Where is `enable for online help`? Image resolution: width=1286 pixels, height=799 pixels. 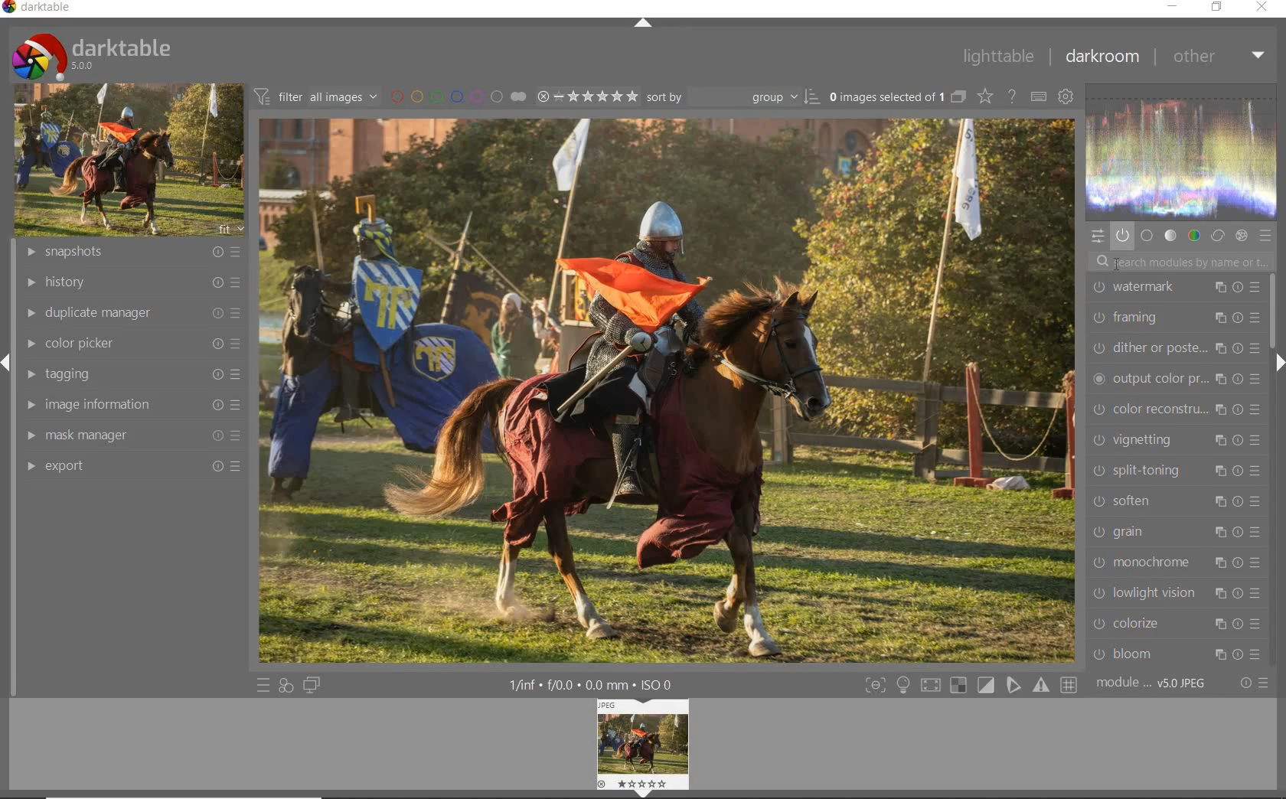
enable for online help is located at coordinates (1012, 96).